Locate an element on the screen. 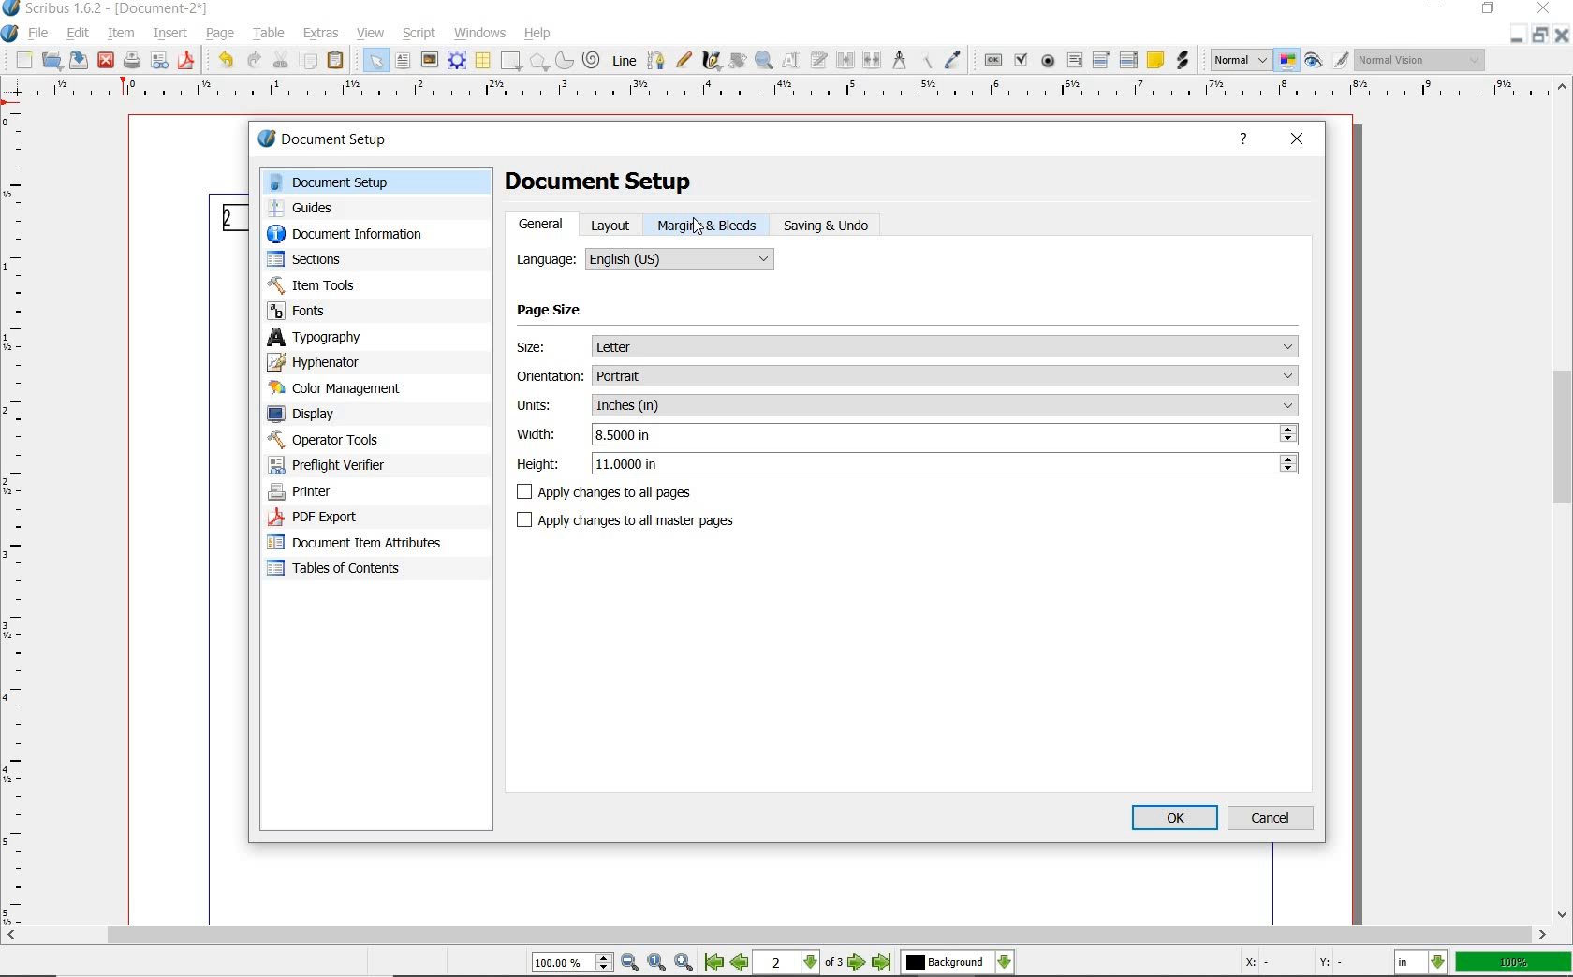 The height and width of the screenshot is (977, 1573). link text frames is located at coordinates (845, 60).